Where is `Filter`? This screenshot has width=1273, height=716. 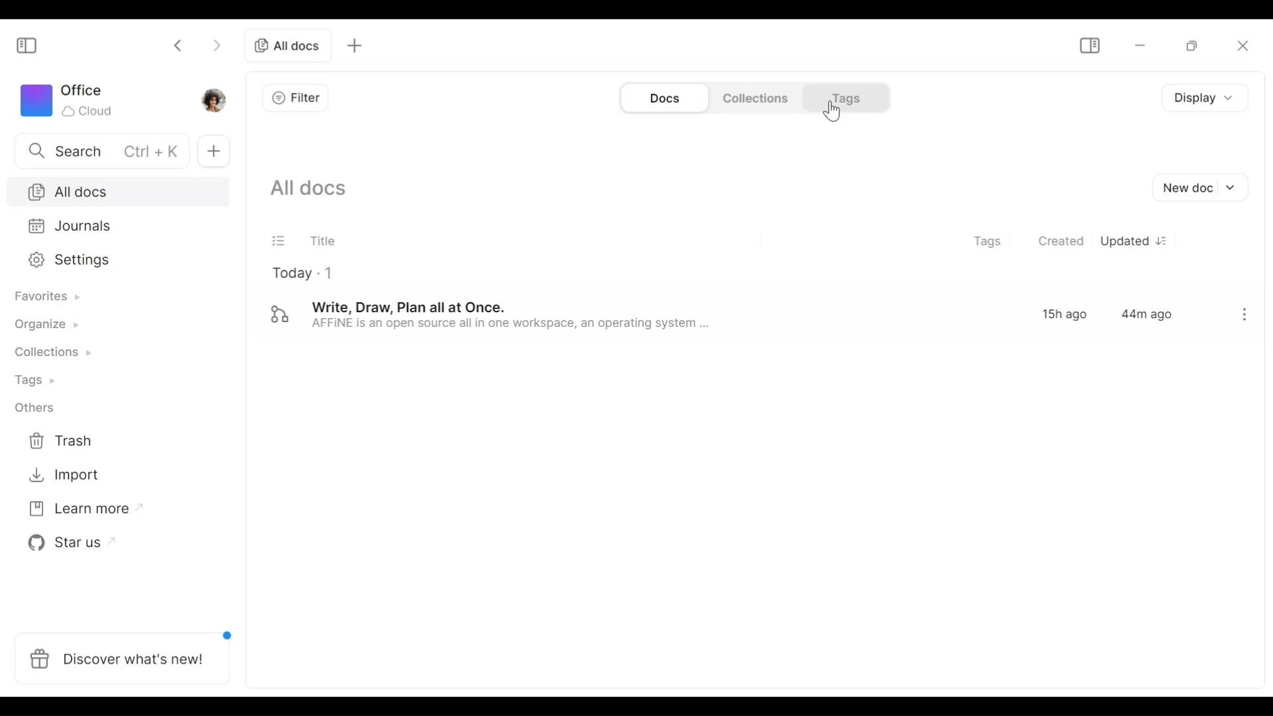 Filter is located at coordinates (309, 94).